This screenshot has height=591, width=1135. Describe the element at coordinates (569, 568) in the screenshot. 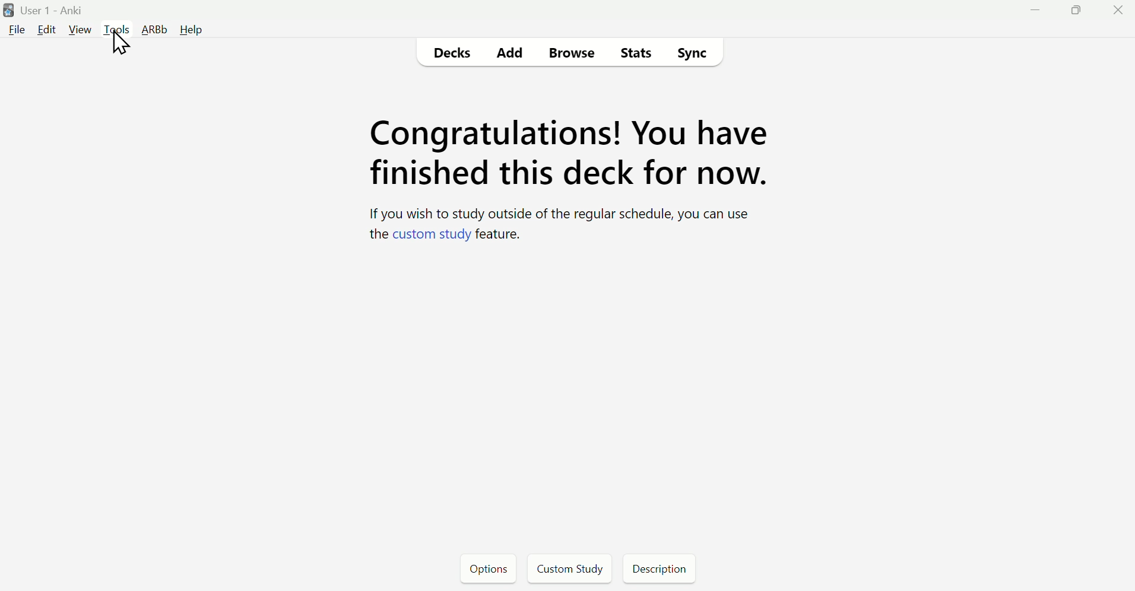

I see `Custom Study` at that location.